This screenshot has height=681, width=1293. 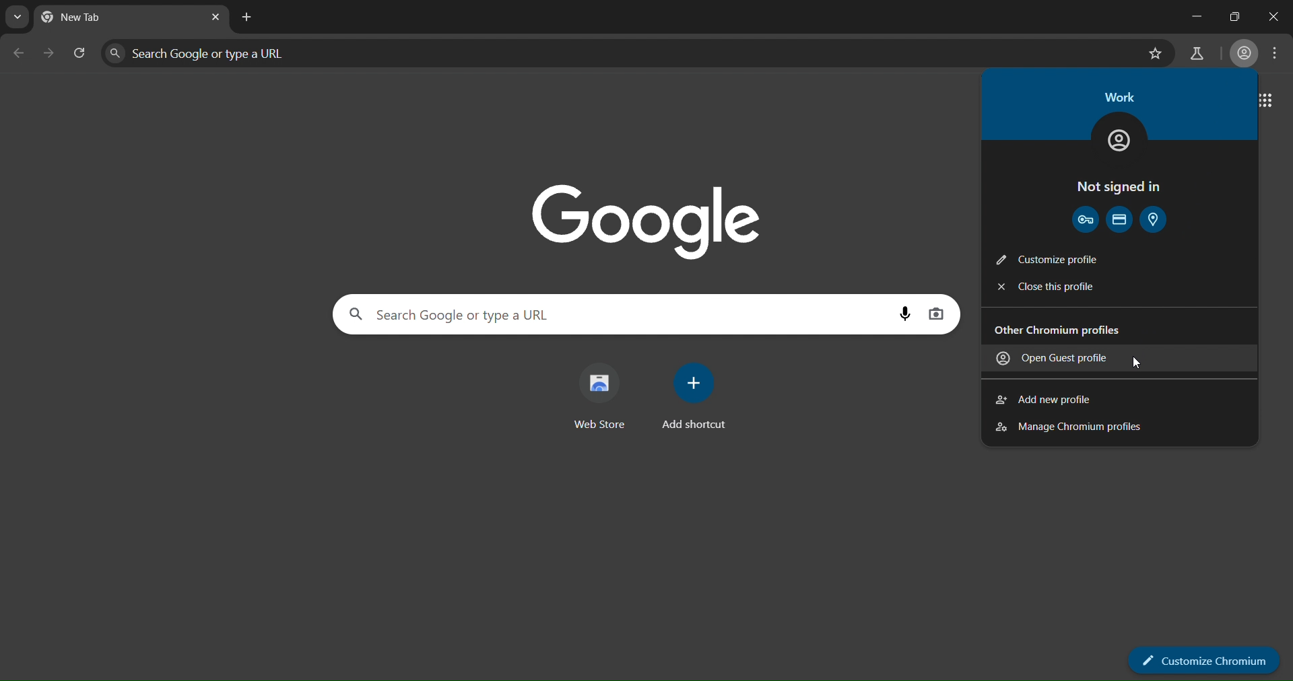 I want to click on image search, so click(x=937, y=317).